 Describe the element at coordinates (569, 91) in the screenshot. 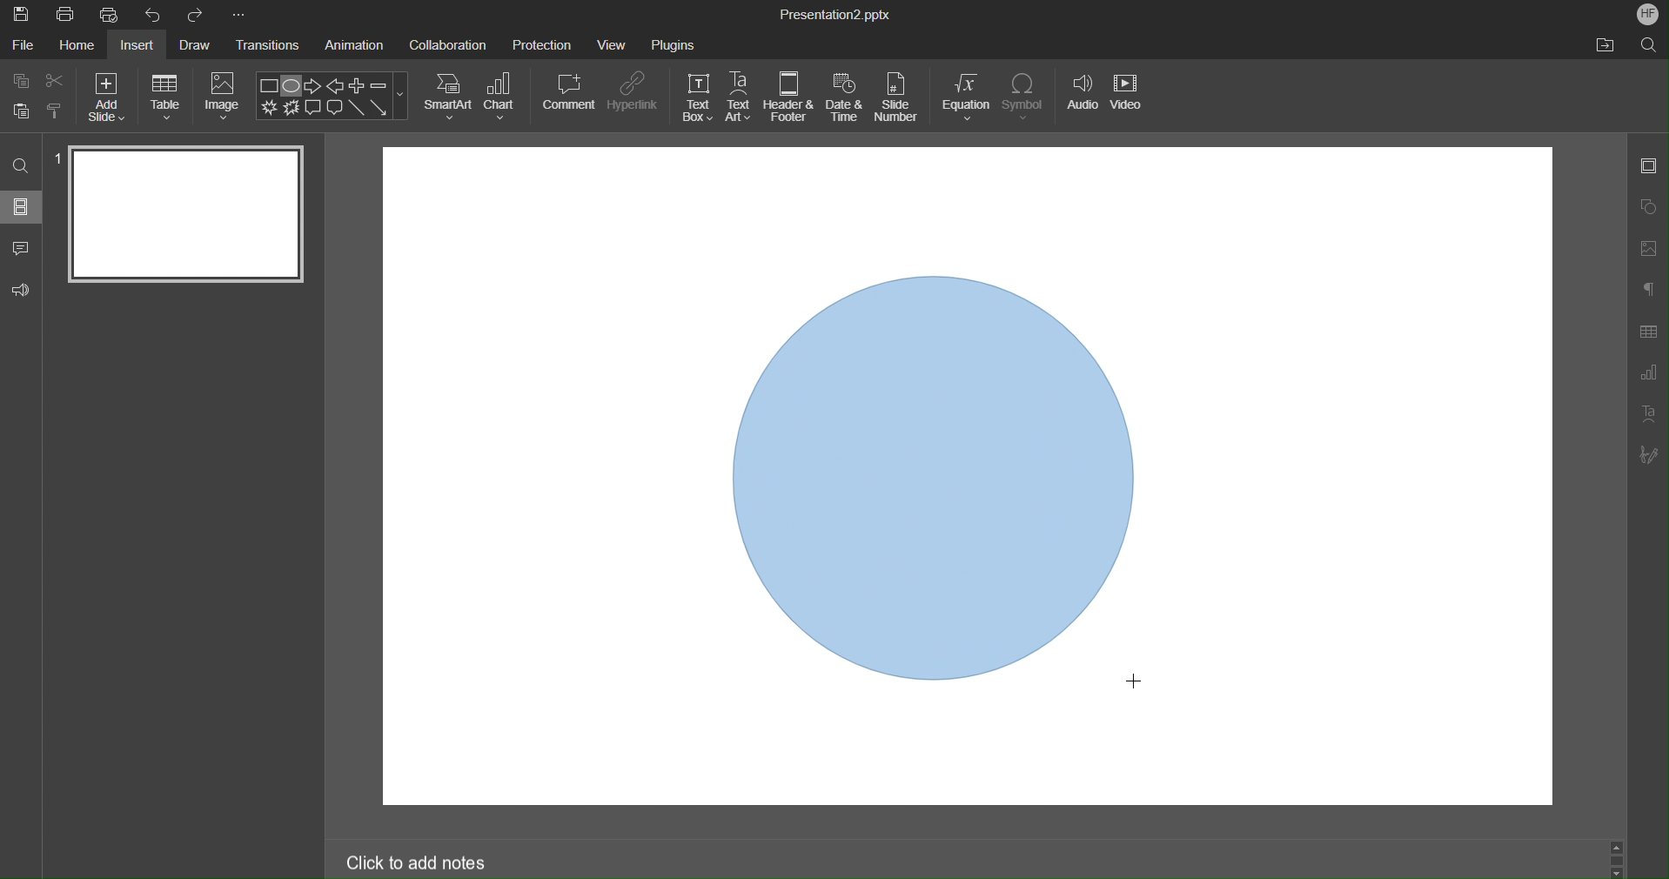

I see `Comment` at that location.